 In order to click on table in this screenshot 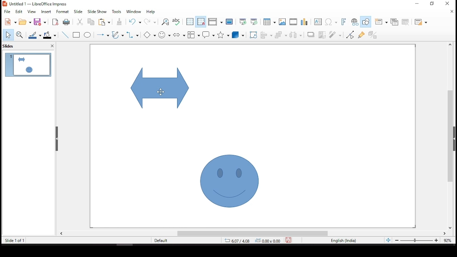, I will do `click(270, 22)`.